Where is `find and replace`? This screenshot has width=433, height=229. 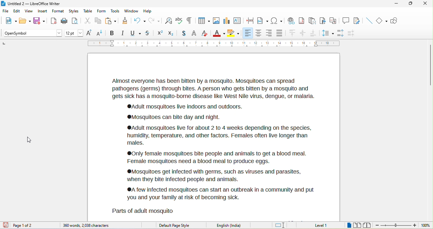
find and replace is located at coordinates (168, 21).